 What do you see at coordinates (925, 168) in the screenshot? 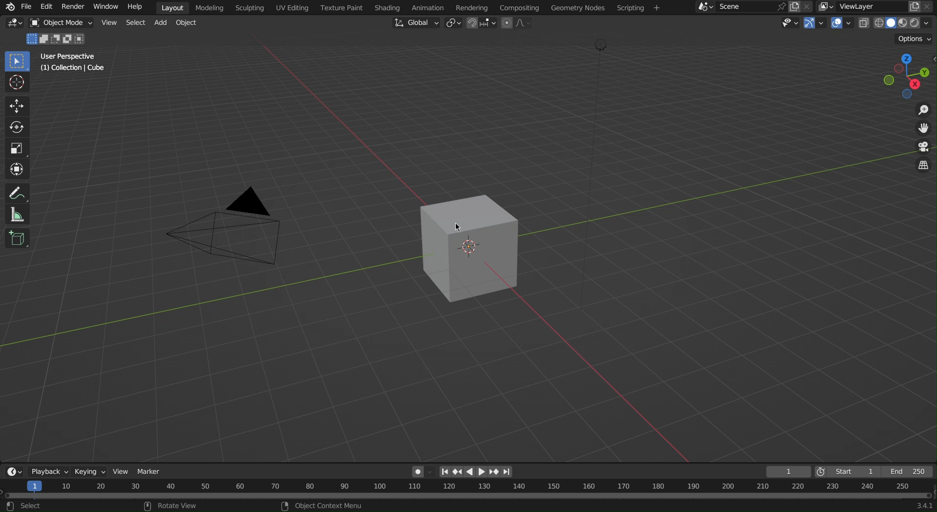
I see `Toggle View` at bounding box center [925, 168].